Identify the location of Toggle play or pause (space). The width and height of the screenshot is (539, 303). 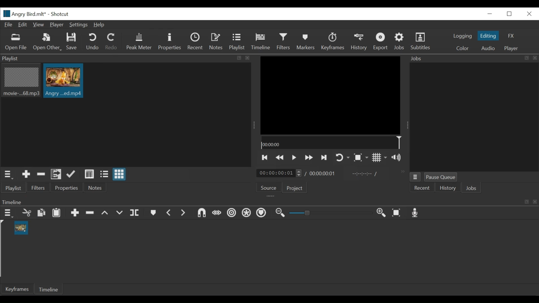
(294, 158).